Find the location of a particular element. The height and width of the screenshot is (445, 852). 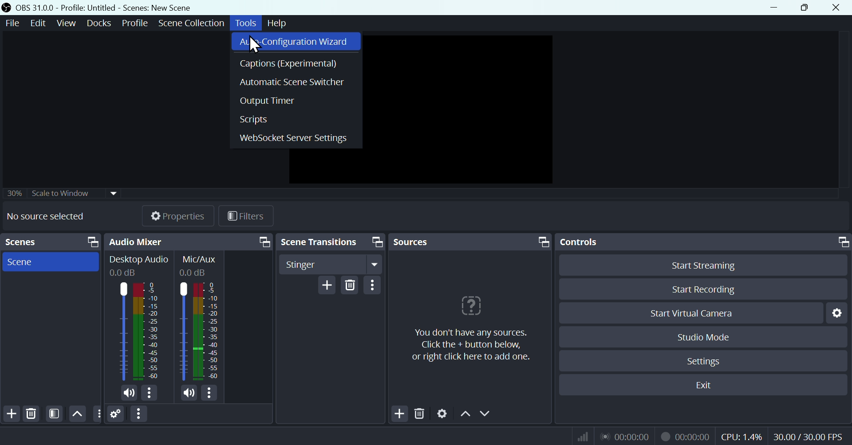

Scene collection is located at coordinates (193, 24).